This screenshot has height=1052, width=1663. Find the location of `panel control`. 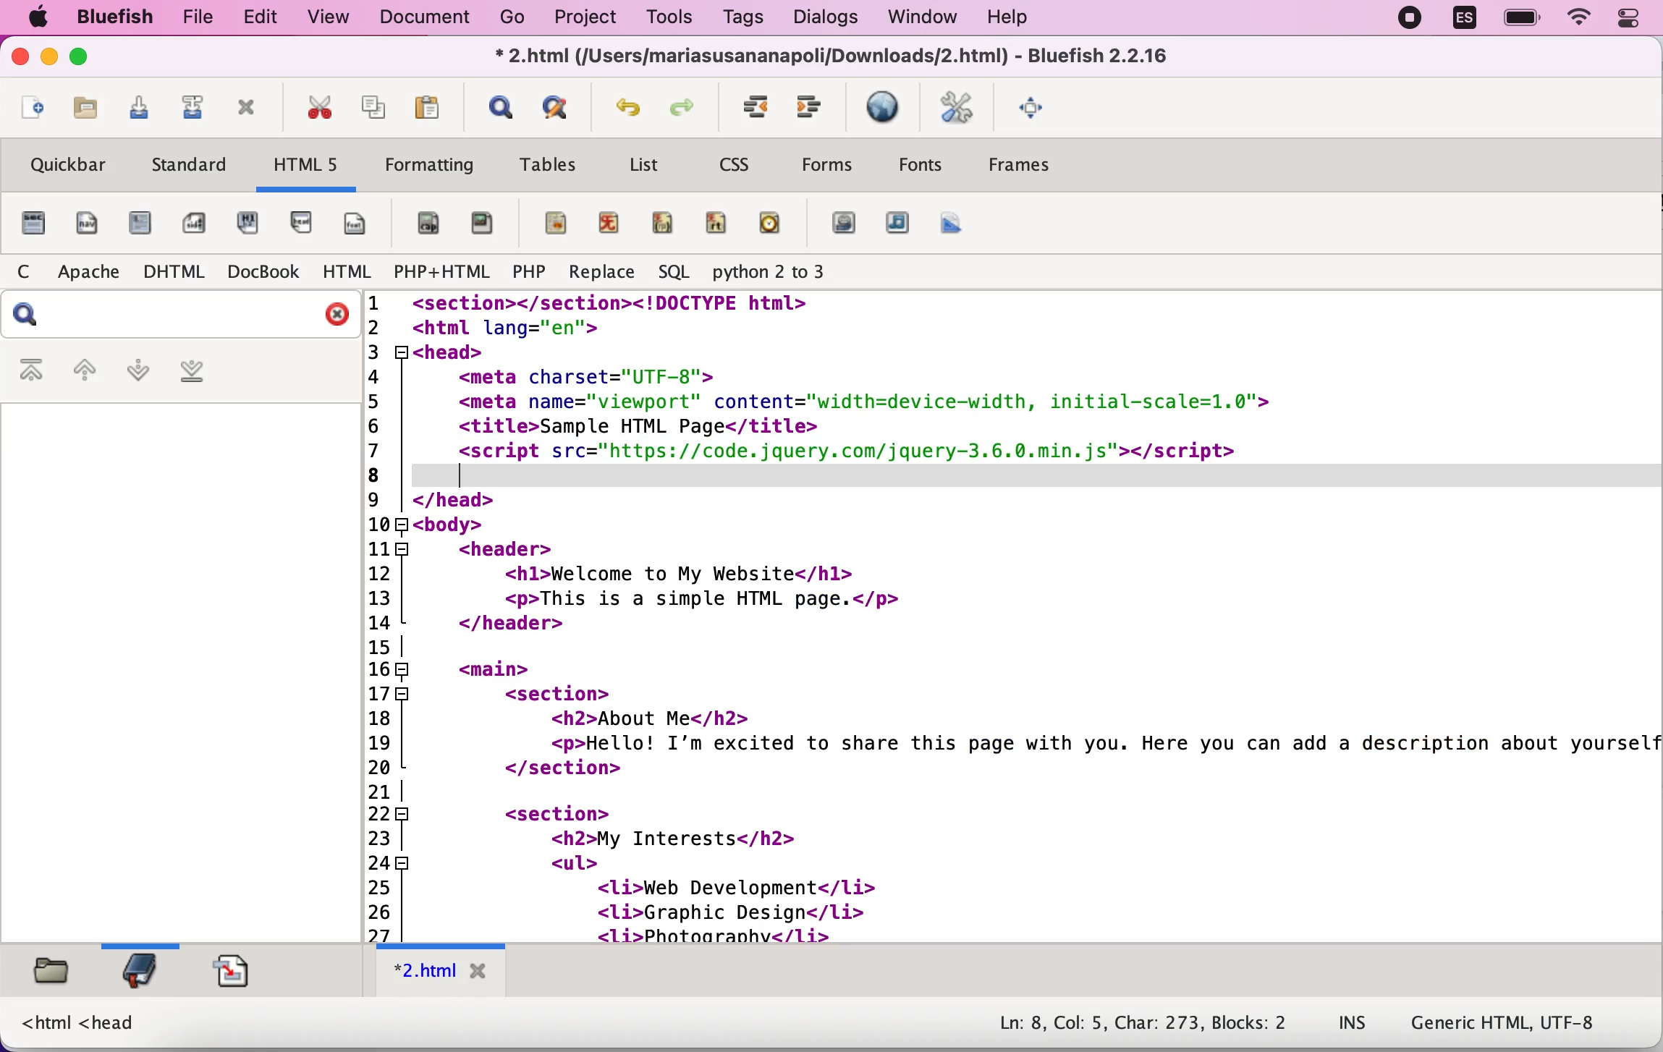

panel control is located at coordinates (1629, 20).